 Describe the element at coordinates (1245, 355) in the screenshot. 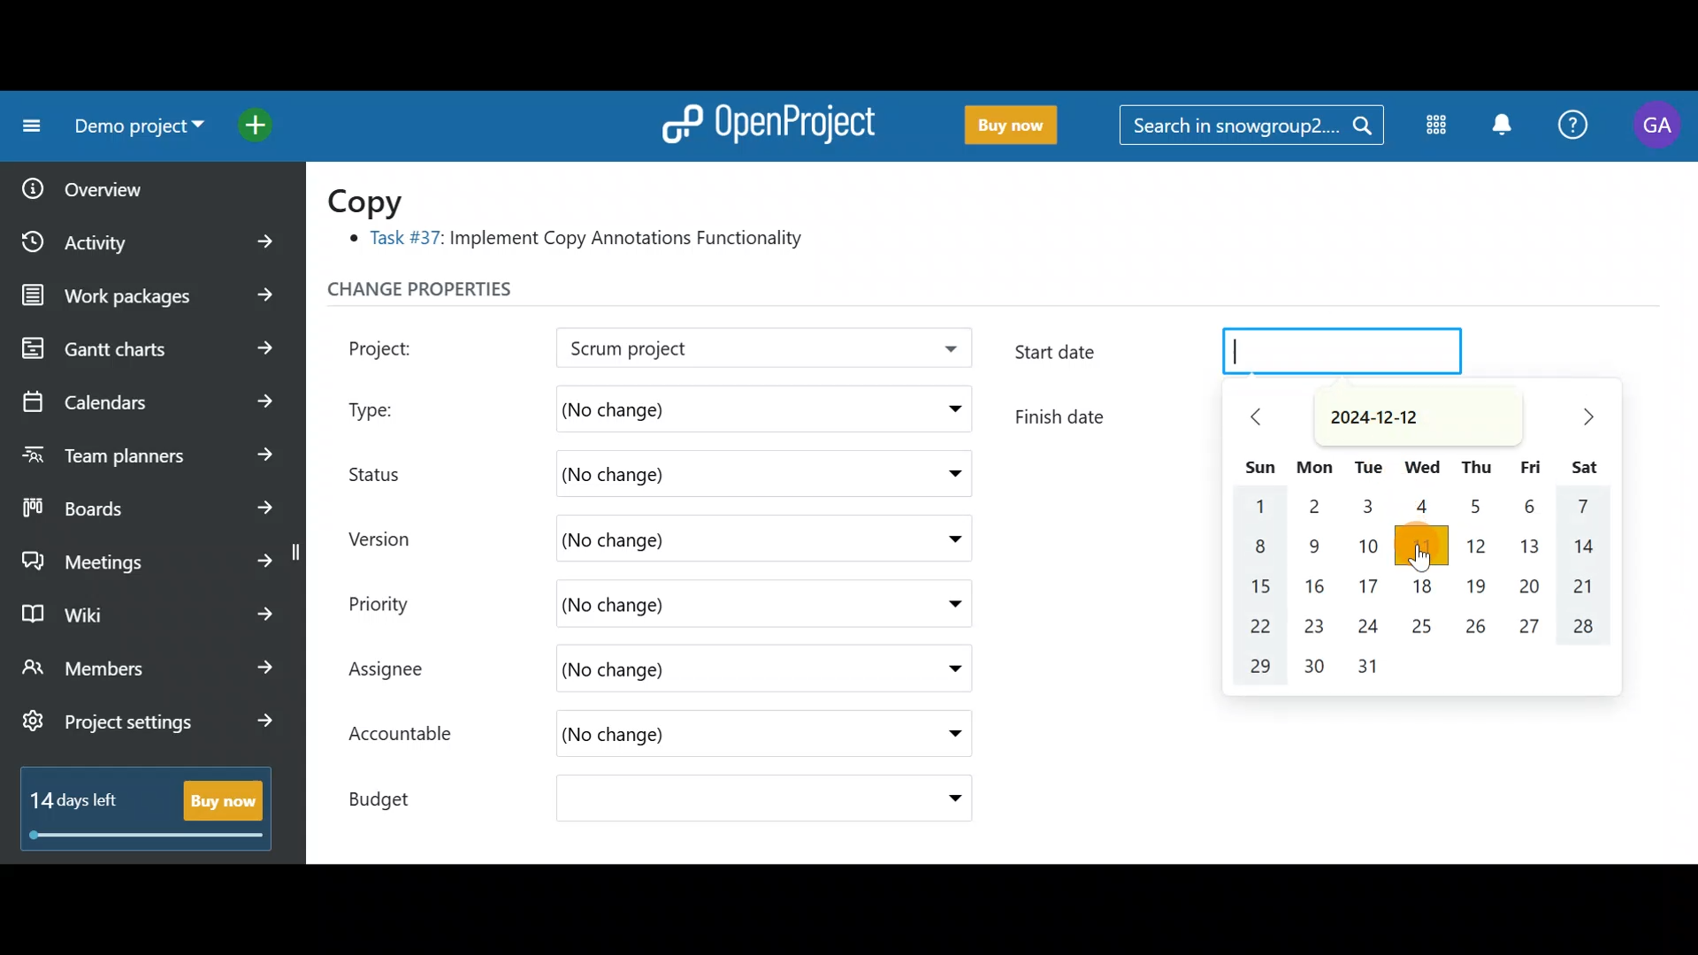

I see `Start date` at that location.